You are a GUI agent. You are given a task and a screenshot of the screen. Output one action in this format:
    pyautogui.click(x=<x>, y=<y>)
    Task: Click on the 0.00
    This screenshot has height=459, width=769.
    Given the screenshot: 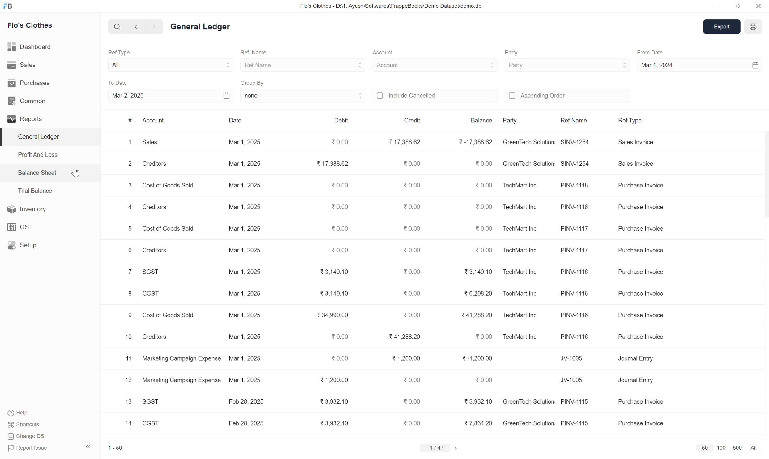 What is the action you would take?
    pyautogui.click(x=408, y=293)
    